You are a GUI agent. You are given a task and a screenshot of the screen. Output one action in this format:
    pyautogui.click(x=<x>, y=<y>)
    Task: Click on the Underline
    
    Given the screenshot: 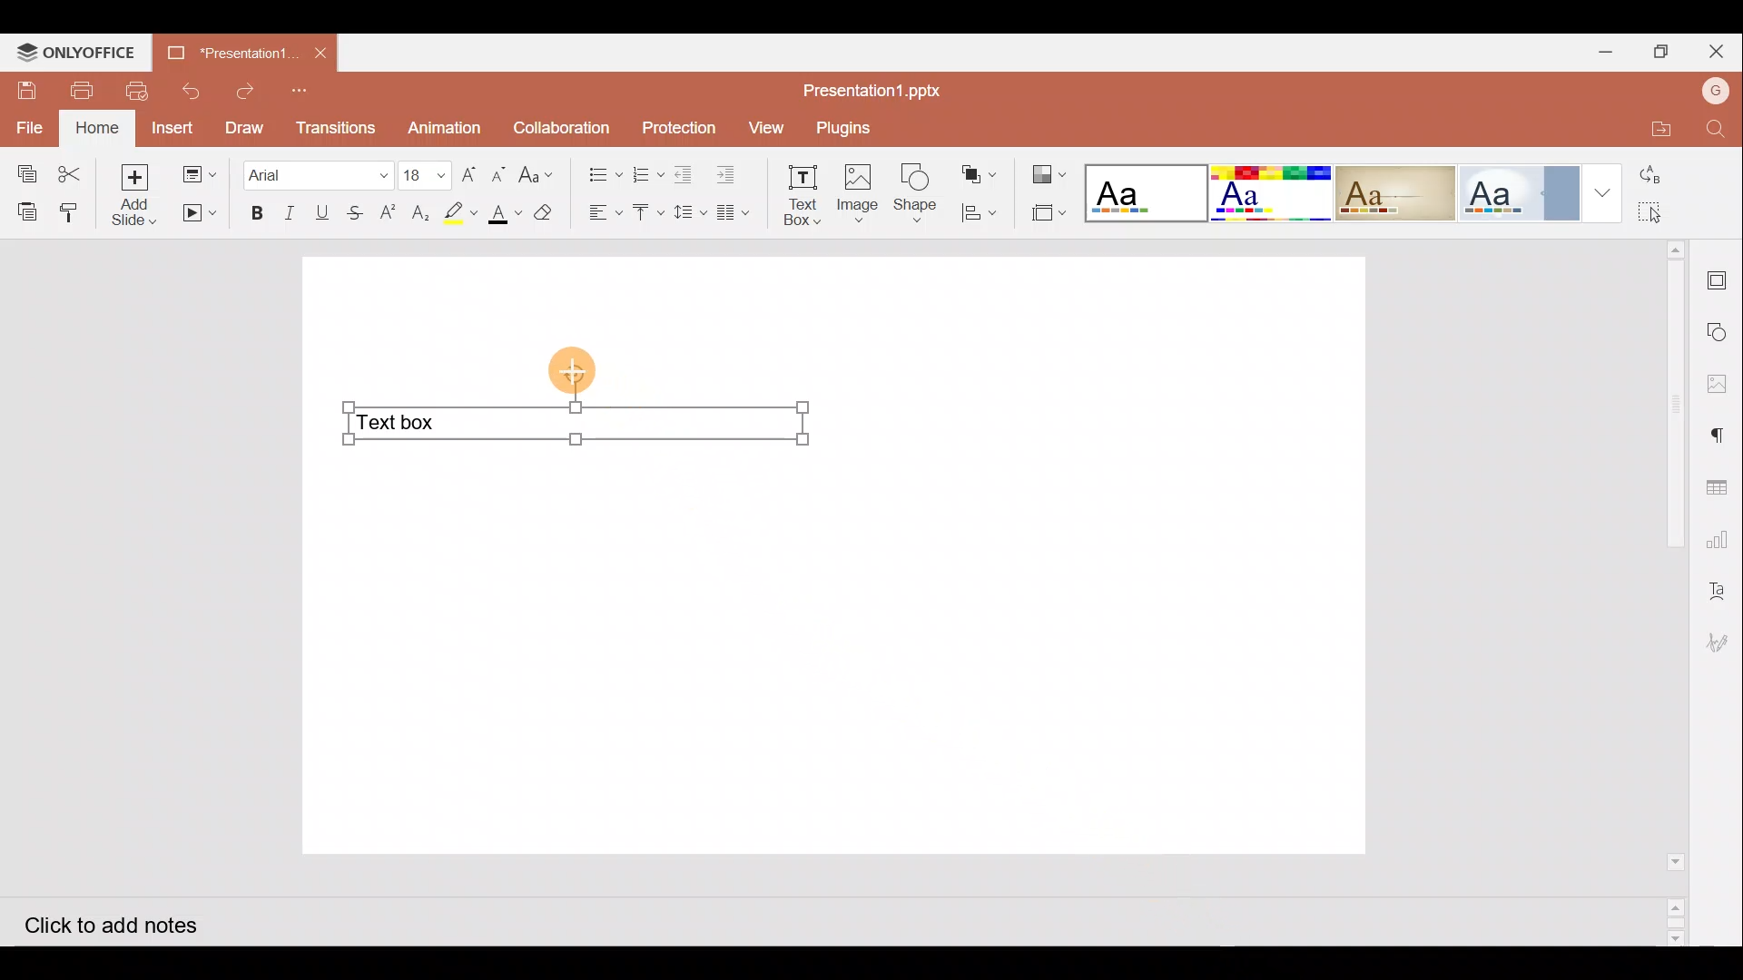 What is the action you would take?
    pyautogui.click(x=322, y=211)
    